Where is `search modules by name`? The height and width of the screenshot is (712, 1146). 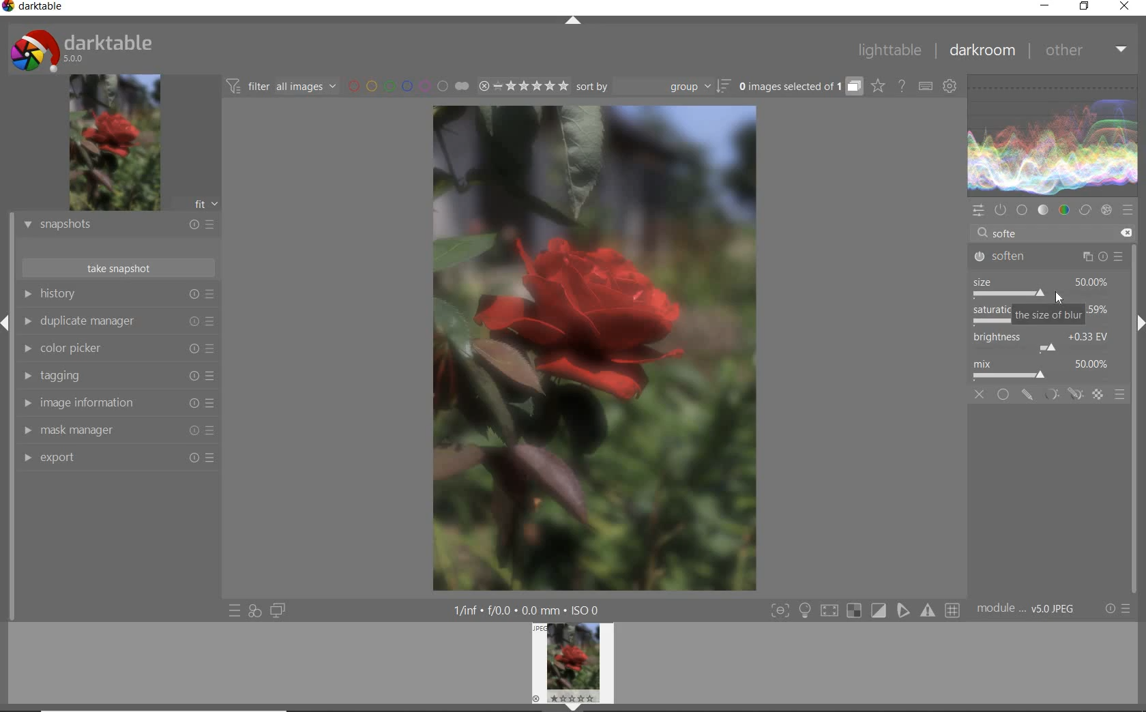 search modules by name is located at coordinates (1040, 229).